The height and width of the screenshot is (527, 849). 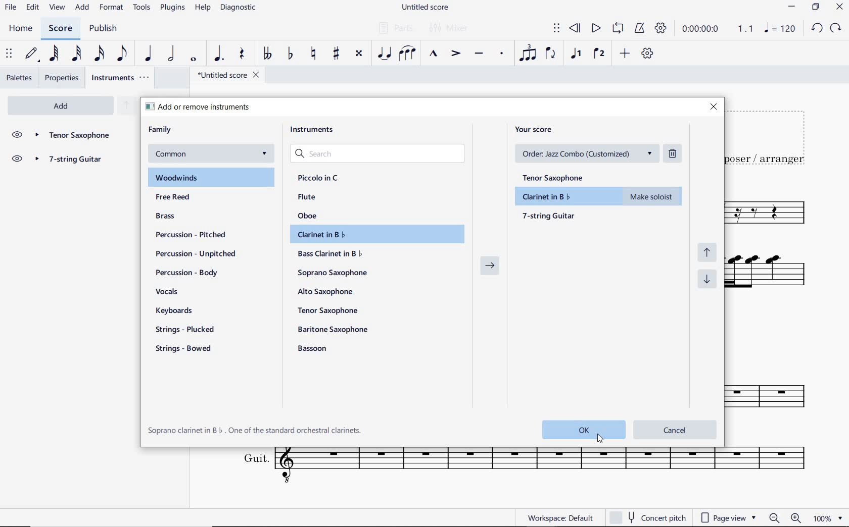 What do you see at coordinates (167, 292) in the screenshot?
I see `vocals` at bounding box center [167, 292].